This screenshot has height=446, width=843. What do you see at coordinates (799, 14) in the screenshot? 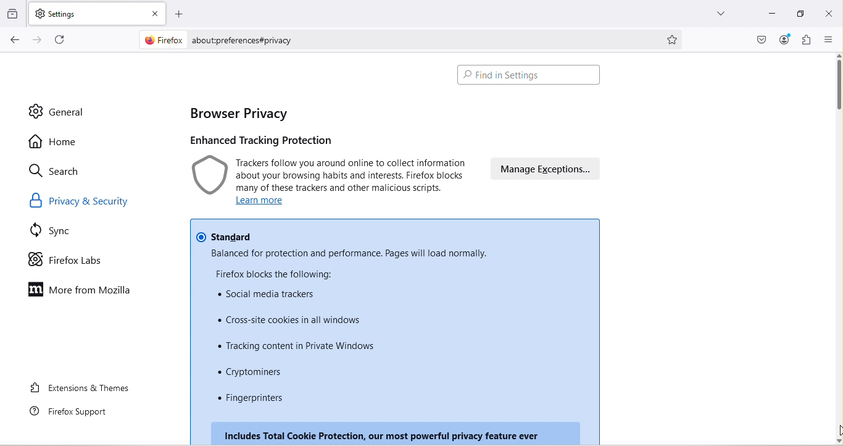
I see `Maximize` at bounding box center [799, 14].